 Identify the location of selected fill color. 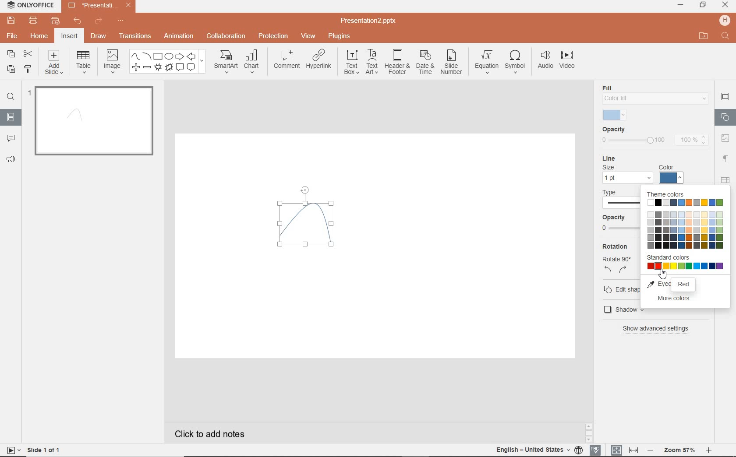
(615, 115).